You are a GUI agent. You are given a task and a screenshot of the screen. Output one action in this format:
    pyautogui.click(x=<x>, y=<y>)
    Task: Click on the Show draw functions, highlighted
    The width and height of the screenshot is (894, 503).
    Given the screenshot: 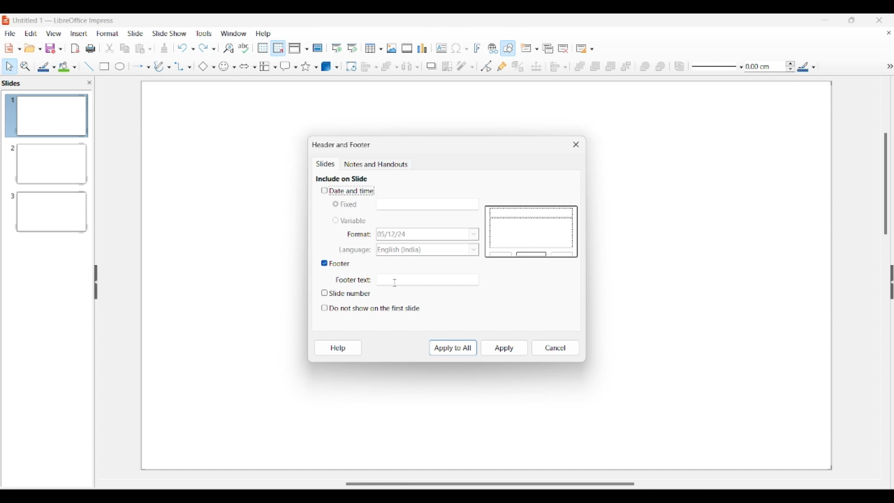 What is the action you would take?
    pyautogui.click(x=507, y=48)
    